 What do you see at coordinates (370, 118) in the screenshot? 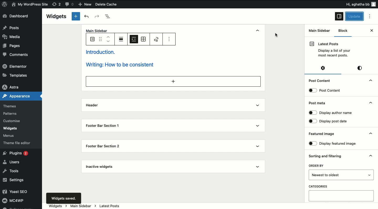
I see `Hide dropdown` at bounding box center [370, 118].